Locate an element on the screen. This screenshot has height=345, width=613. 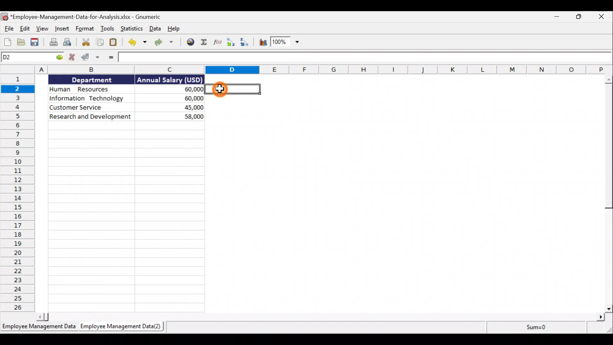
Sum into the current cell is located at coordinates (205, 42).